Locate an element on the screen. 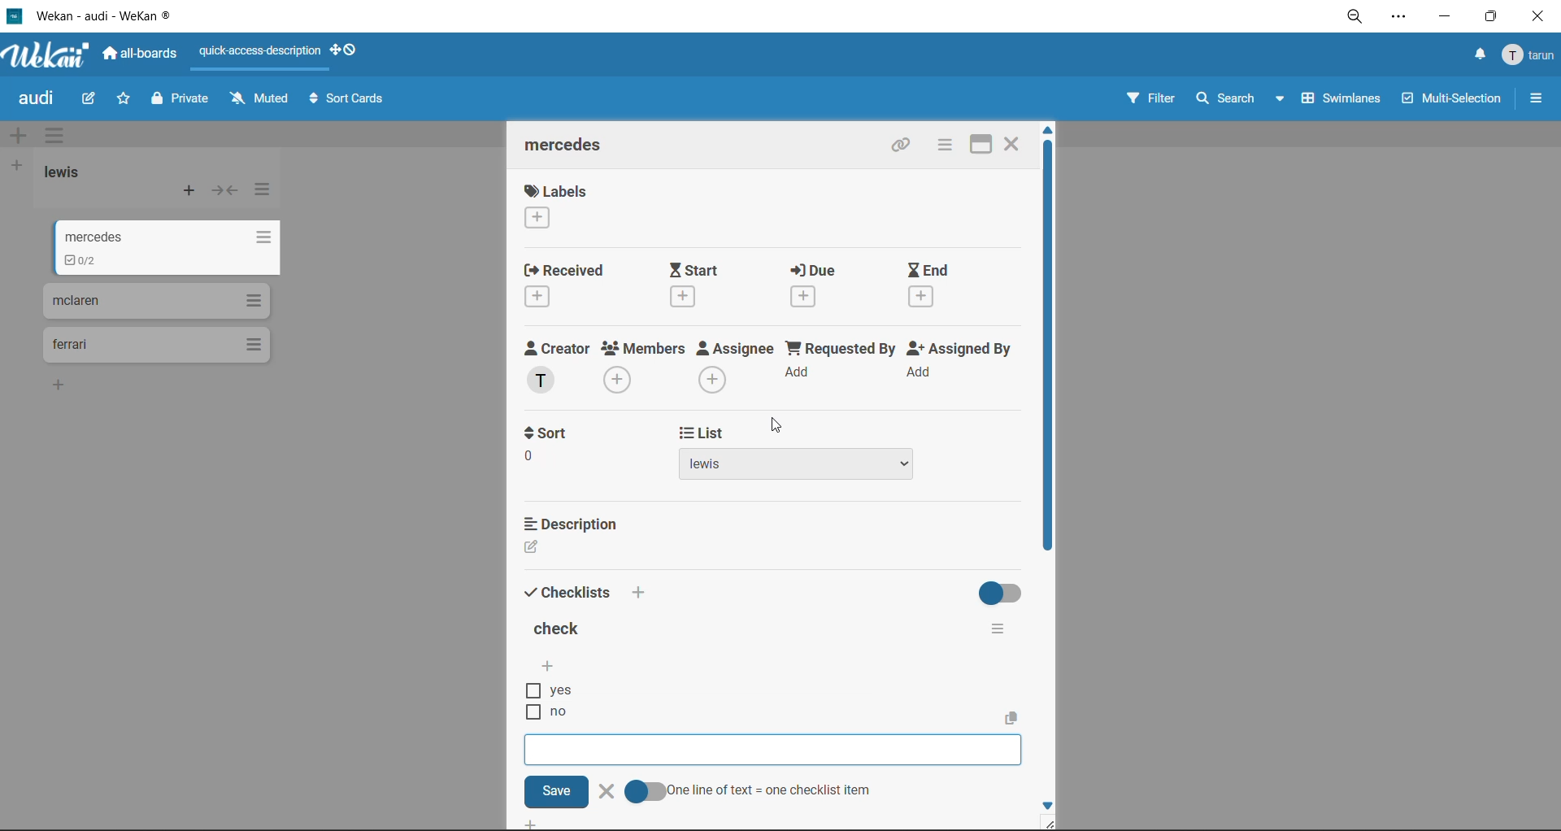 The image size is (1561, 831). muted is located at coordinates (259, 99).